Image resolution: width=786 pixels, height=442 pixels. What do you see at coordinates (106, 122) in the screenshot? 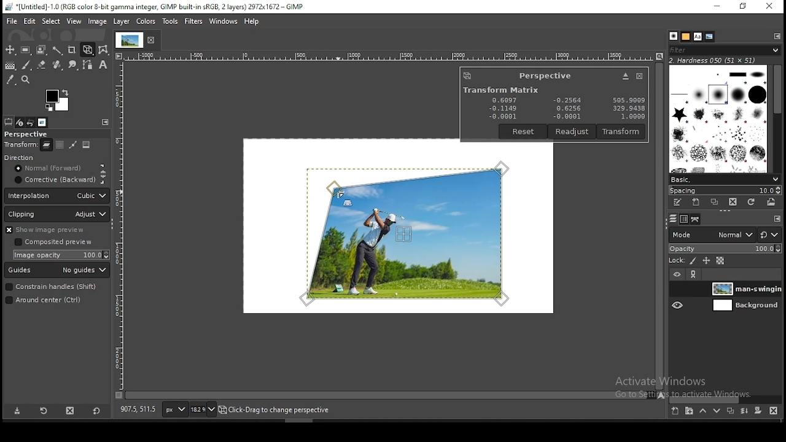
I see `configure this tab` at bounding box center [106, 122].